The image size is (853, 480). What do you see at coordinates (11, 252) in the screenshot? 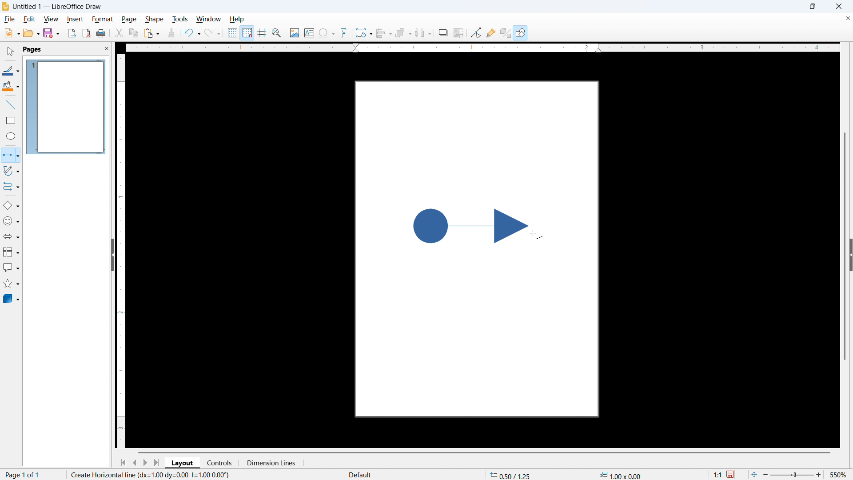
I see `Flow chart ` at bounding box center [11, 252].